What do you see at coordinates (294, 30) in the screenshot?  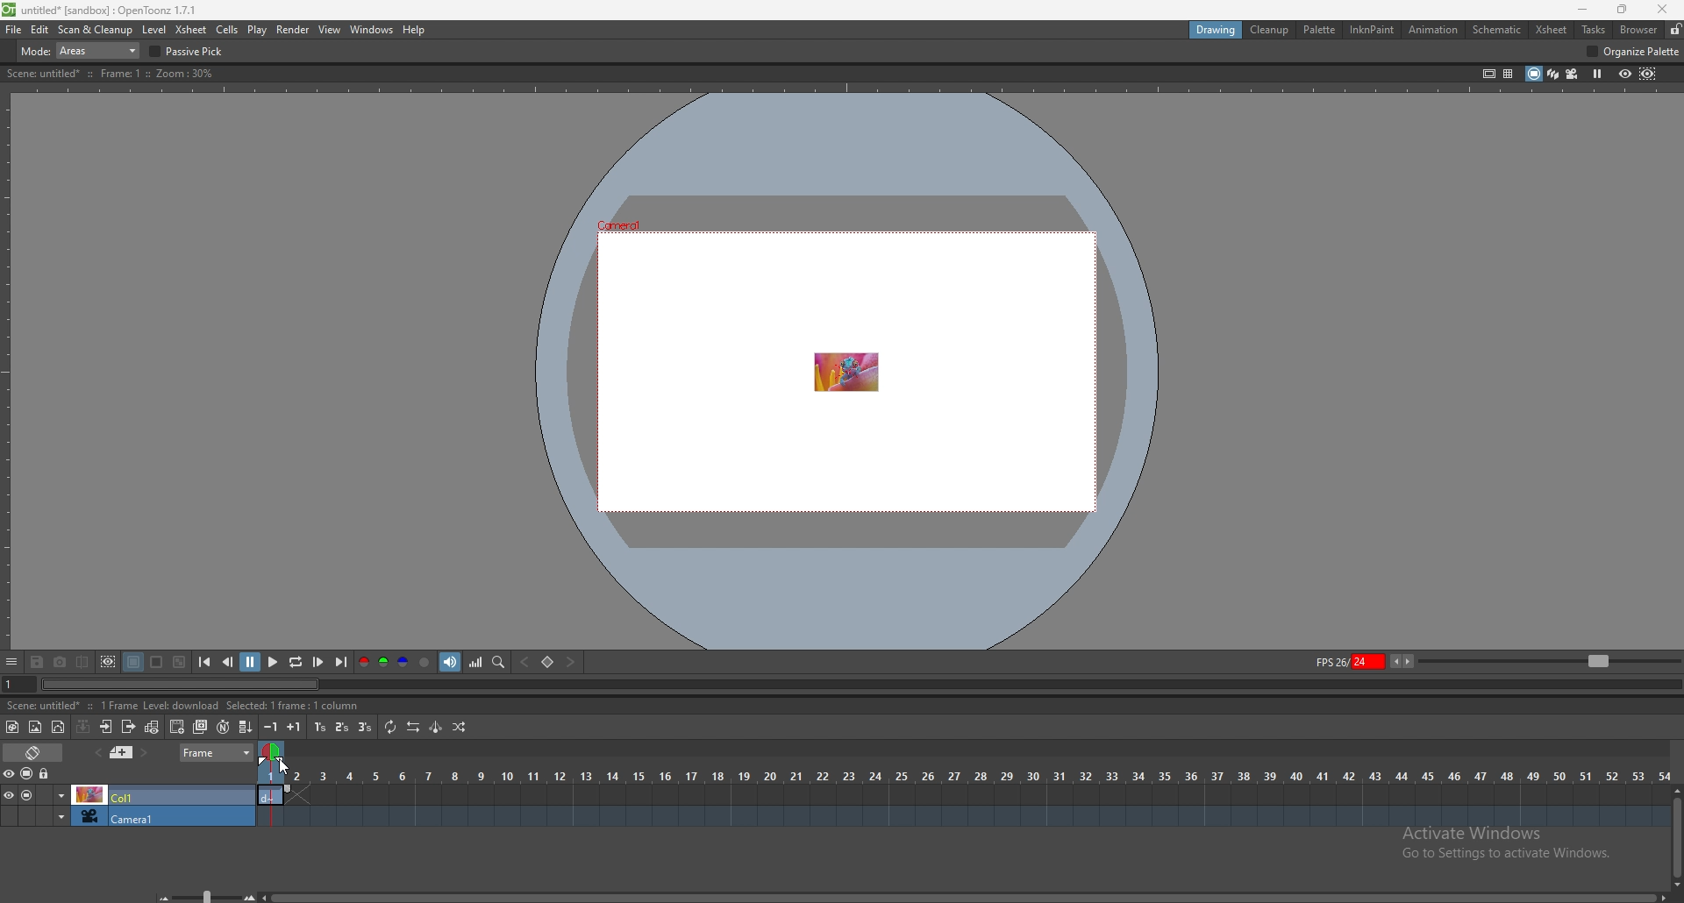 I see `render` at bounding box center [294, 30].